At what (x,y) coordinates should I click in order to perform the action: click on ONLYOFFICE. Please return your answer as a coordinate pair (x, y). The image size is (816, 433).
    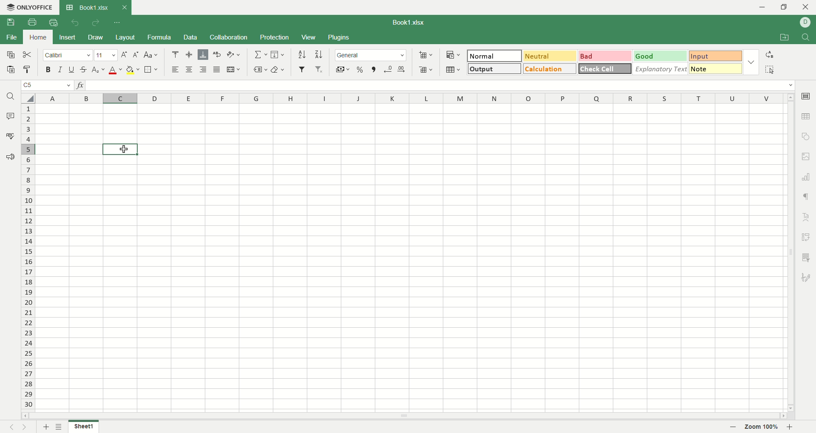
    Looking at the image, I should click on (28, 7).